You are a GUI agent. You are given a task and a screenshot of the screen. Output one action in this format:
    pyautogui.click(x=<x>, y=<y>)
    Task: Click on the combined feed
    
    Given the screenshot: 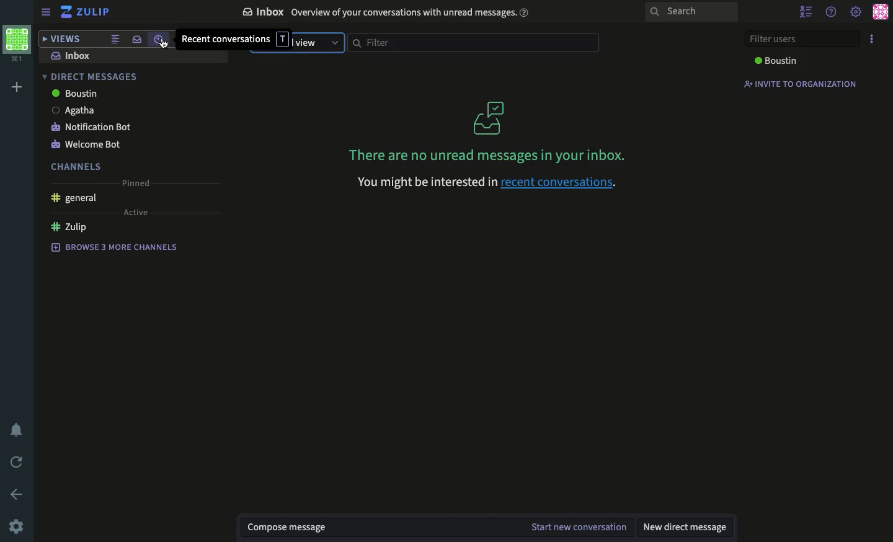 What is the action you would take?
    pyautogui.click(x=114, y=39)
    